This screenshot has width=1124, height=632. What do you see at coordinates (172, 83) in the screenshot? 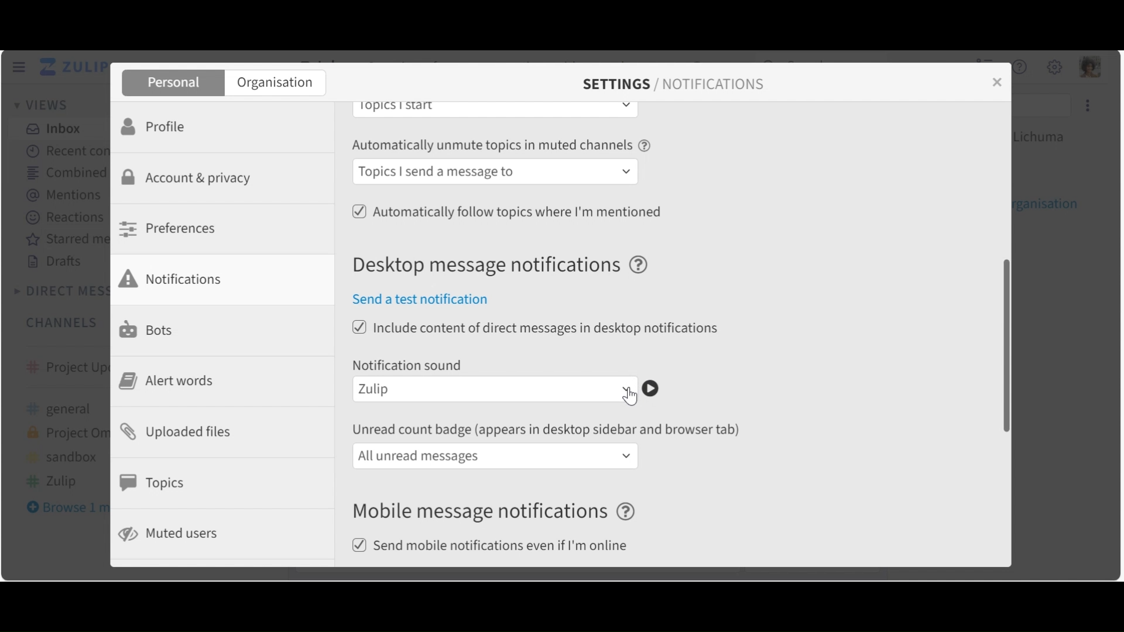
I see `Personal` at bounding box center [172, 83].